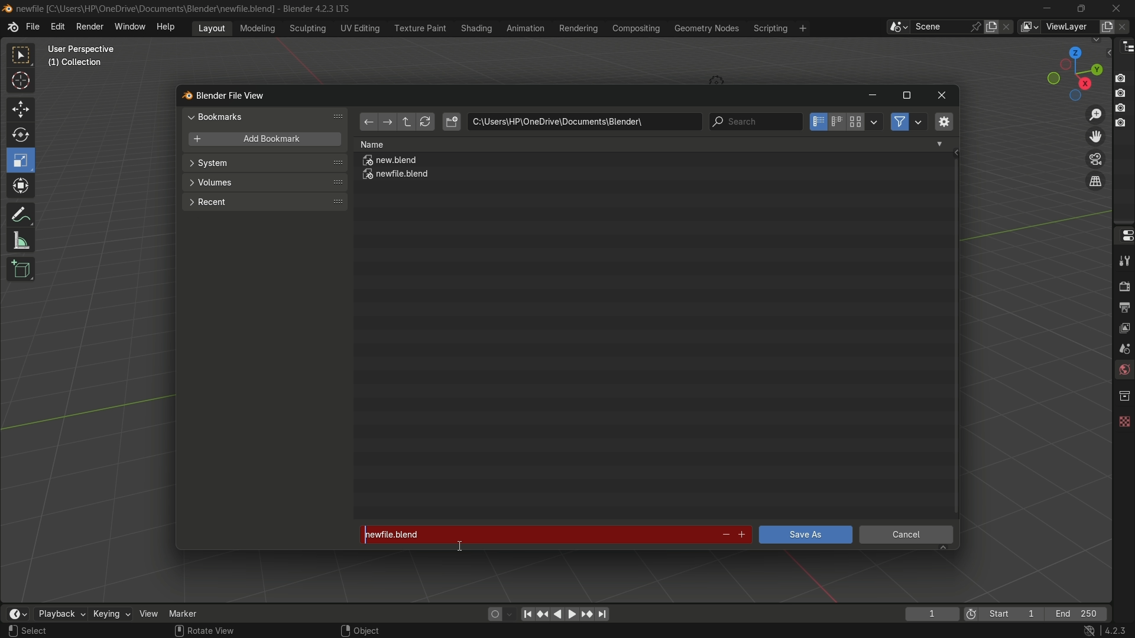  Describe the element at coordinates (1123, 371) in the screenshot. I see `world` at that location.